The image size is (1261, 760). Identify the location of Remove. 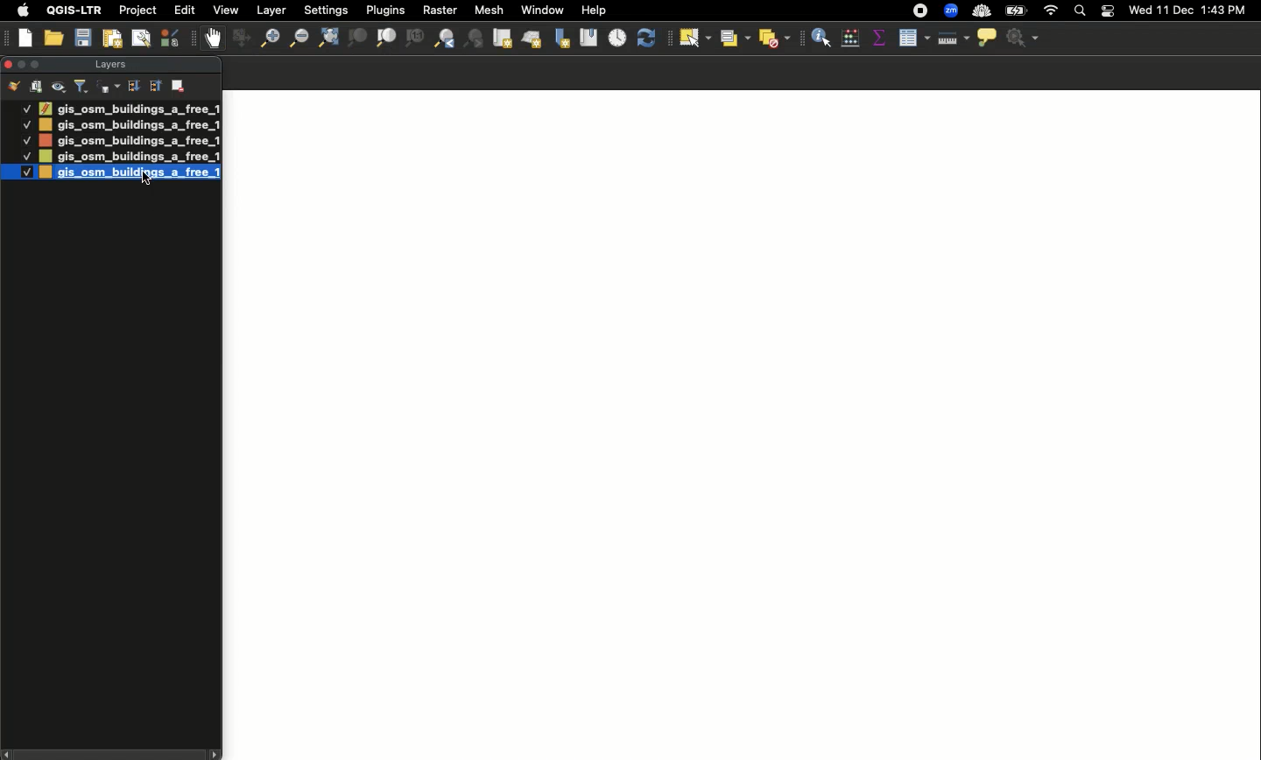
(180, 84).